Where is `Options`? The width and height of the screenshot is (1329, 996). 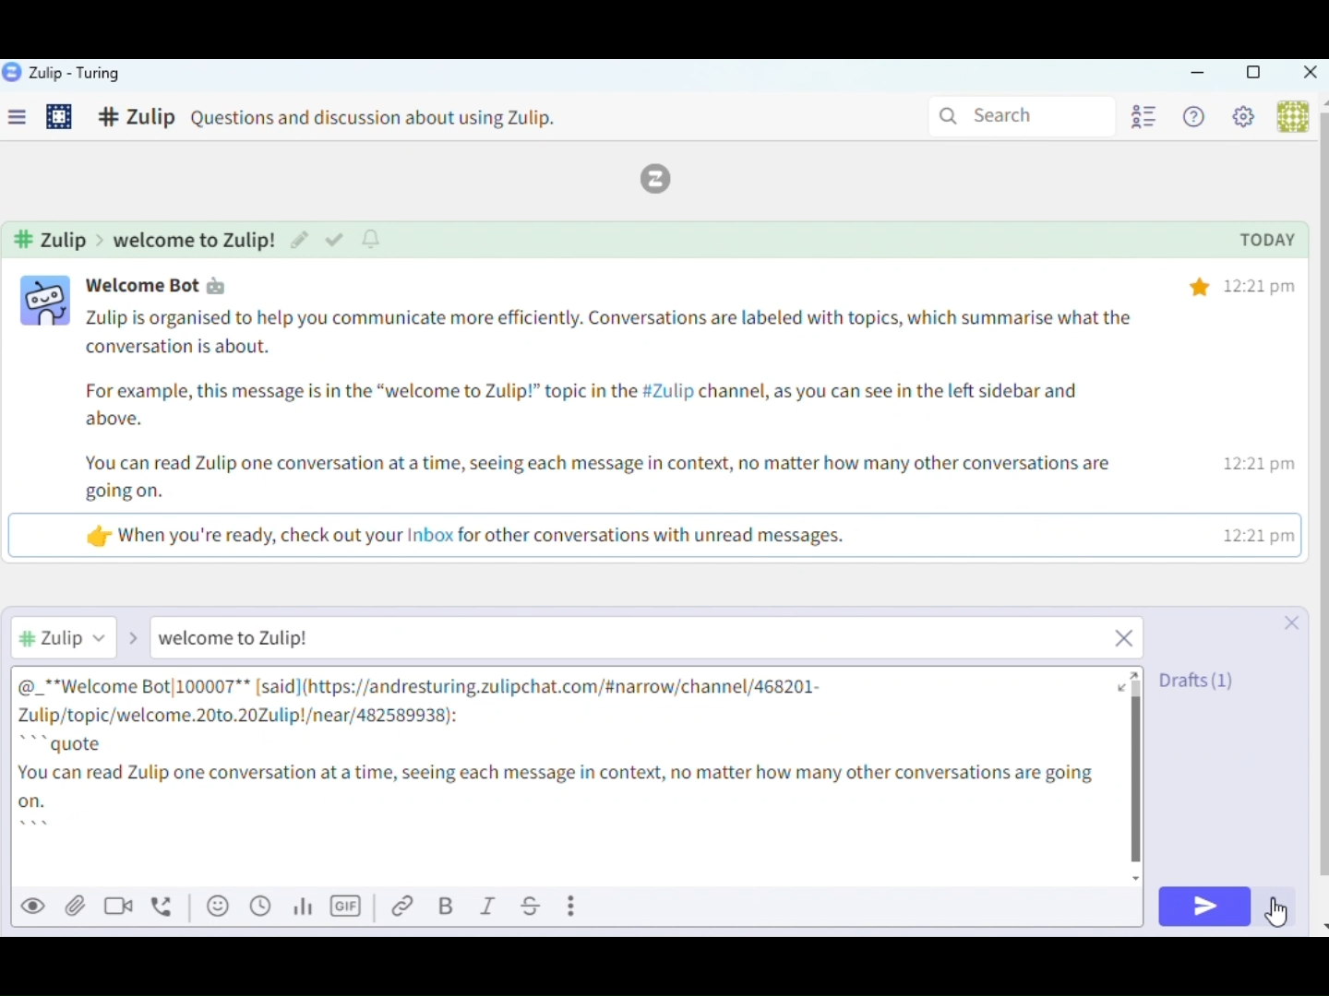 Options is located at coordinates (1277, 907).